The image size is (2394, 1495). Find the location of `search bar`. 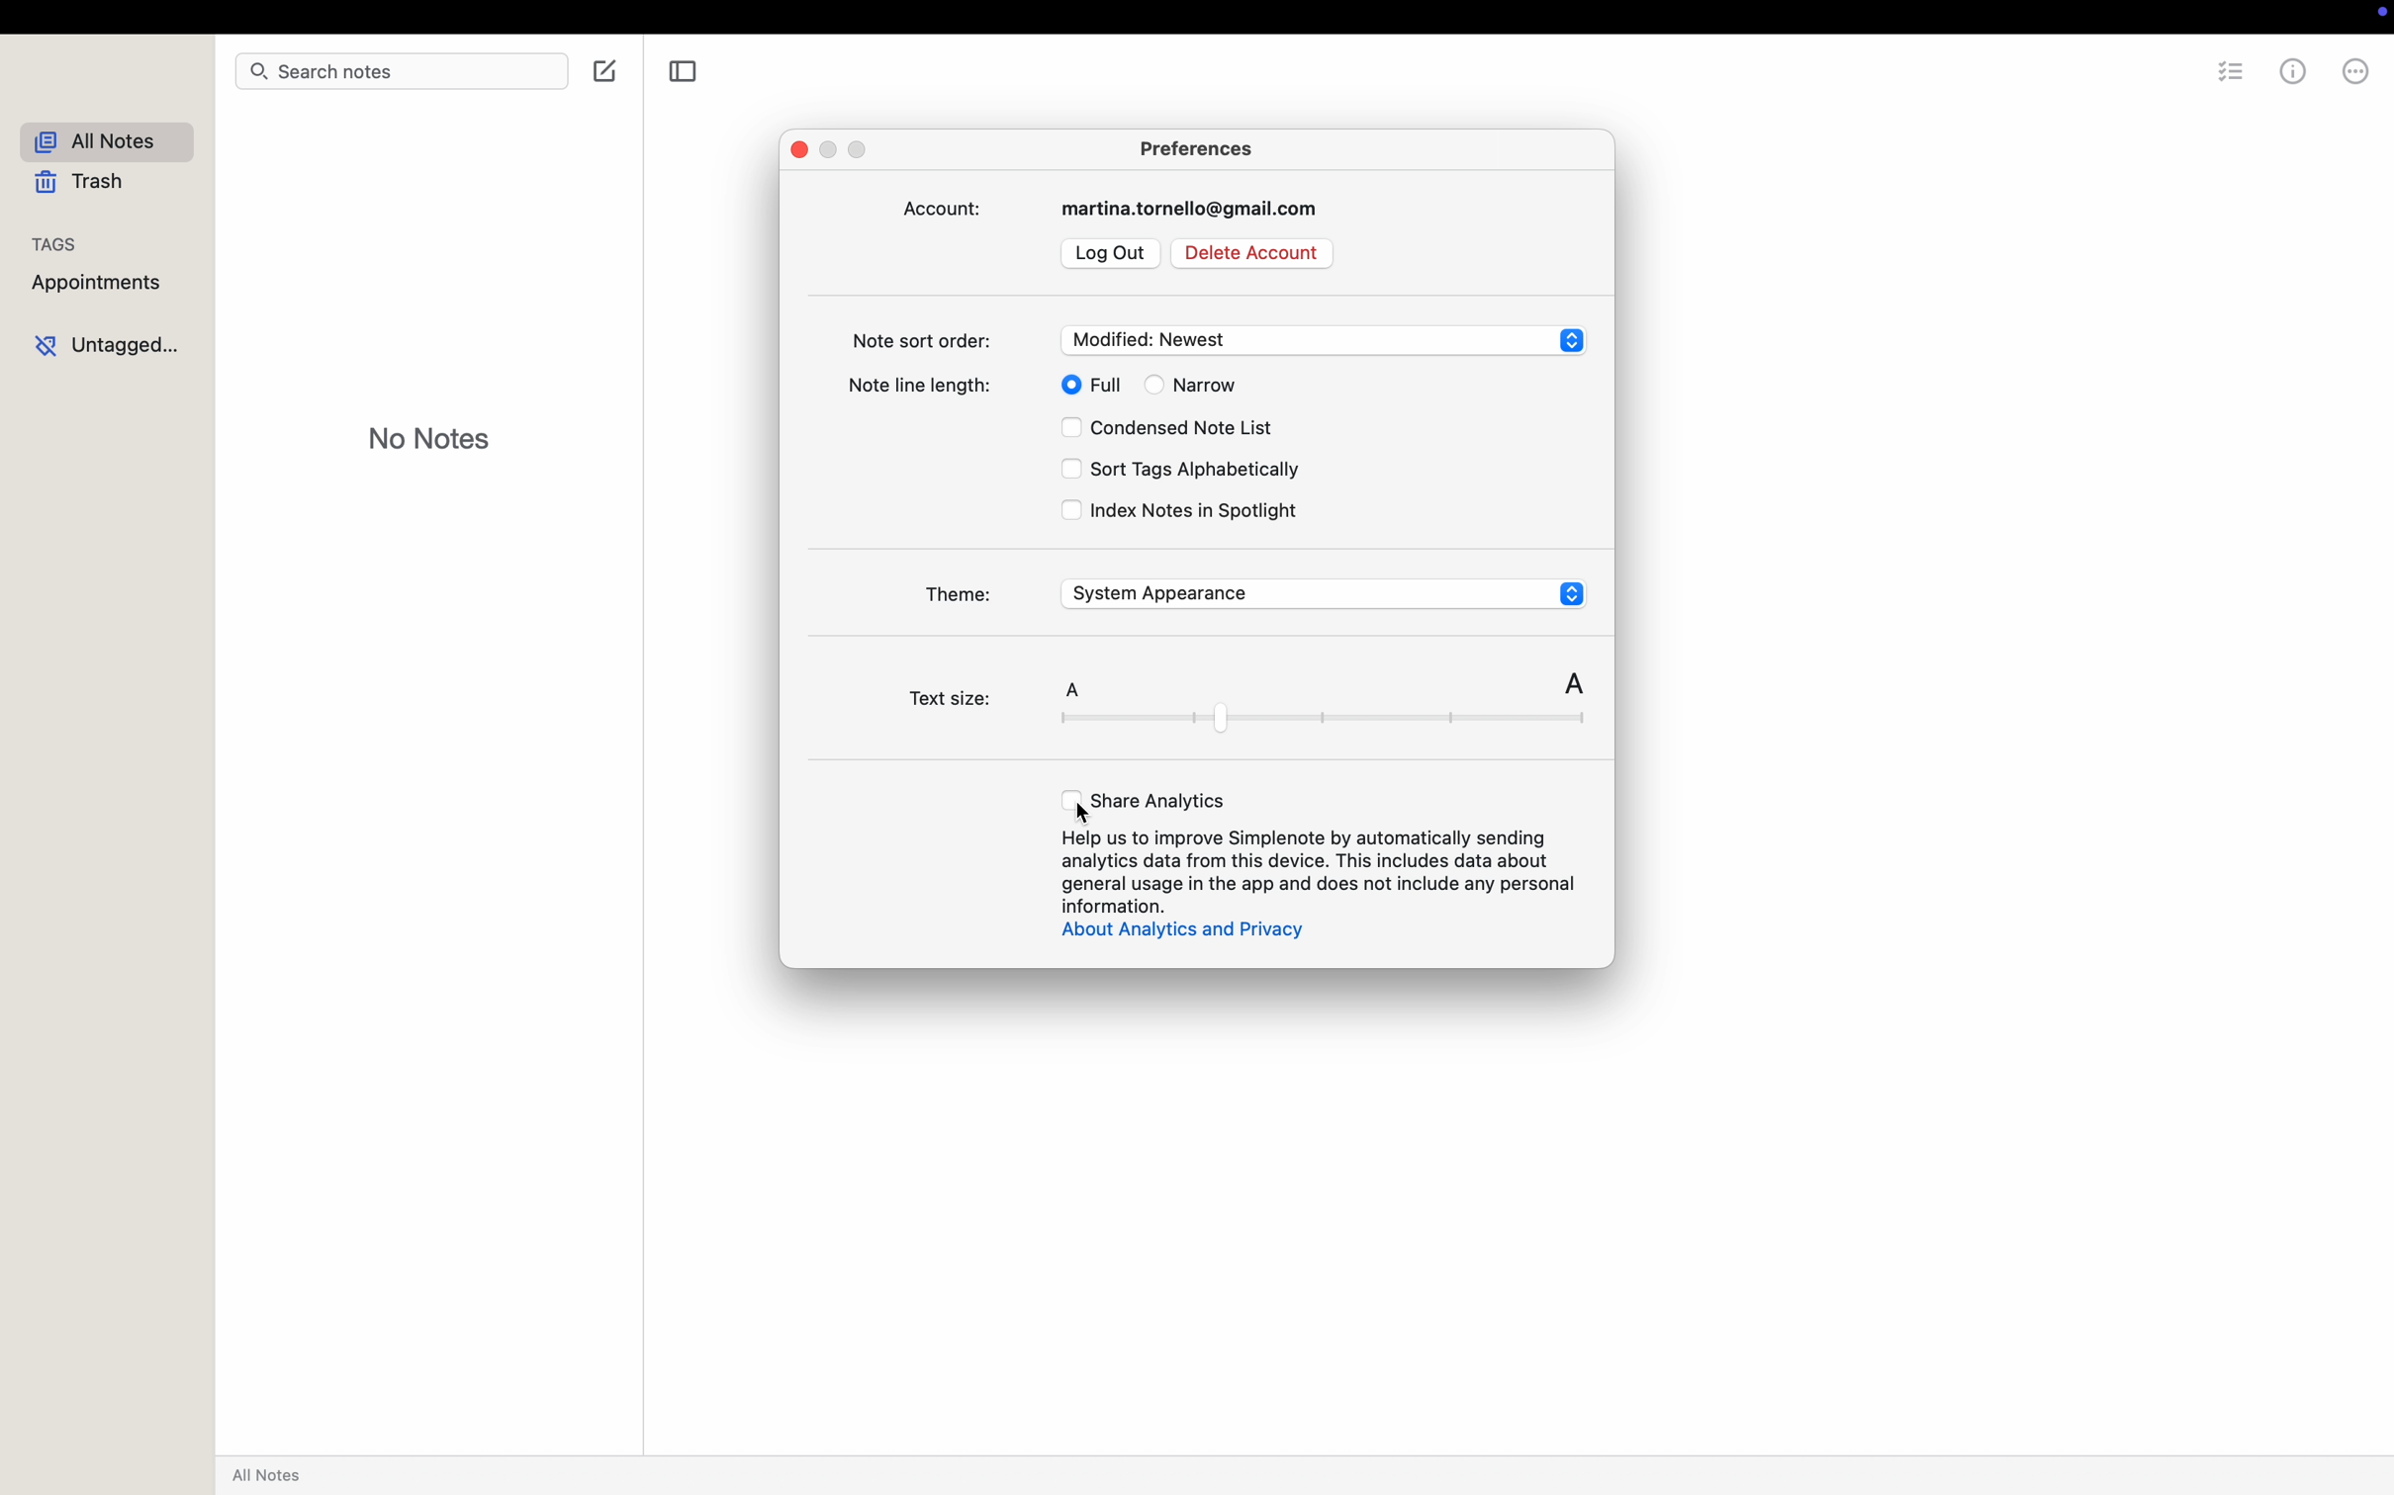

search bar is located at coordinates (402, 74).